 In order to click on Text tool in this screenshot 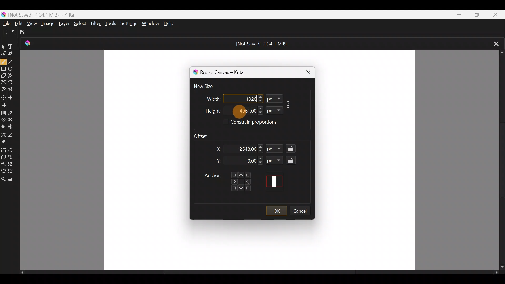, I will do `click(14, 45)`.